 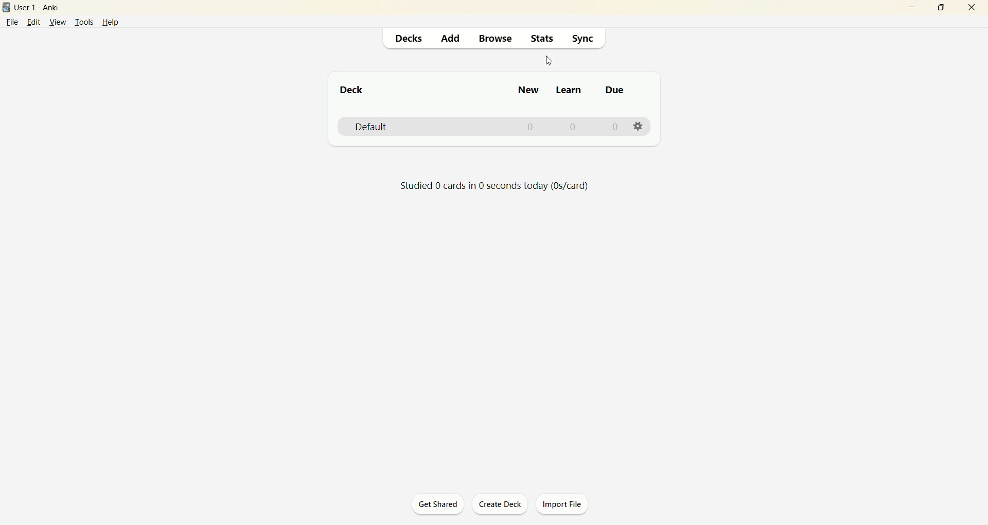 I want to click on 0, so click(x=573, y=127).